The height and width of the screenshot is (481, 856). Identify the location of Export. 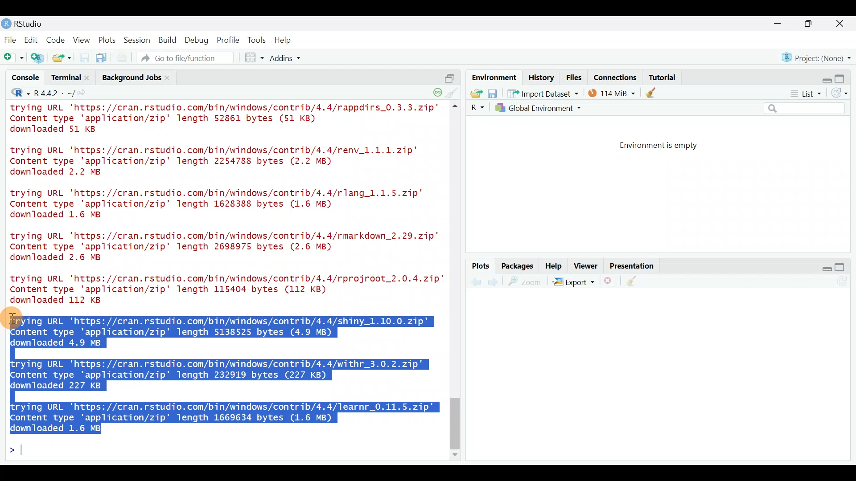
(573, 283).